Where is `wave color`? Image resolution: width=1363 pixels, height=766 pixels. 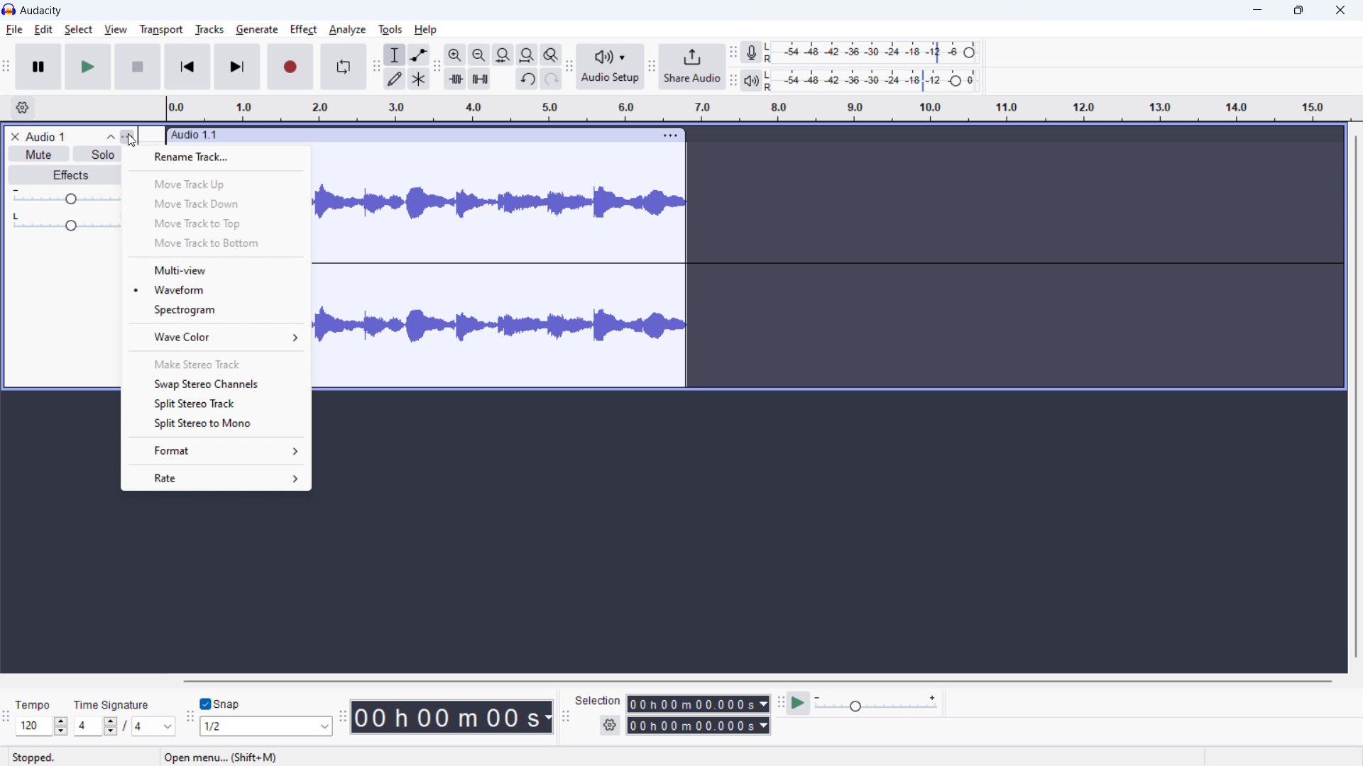 wave color is located at coordinates (216, 337).